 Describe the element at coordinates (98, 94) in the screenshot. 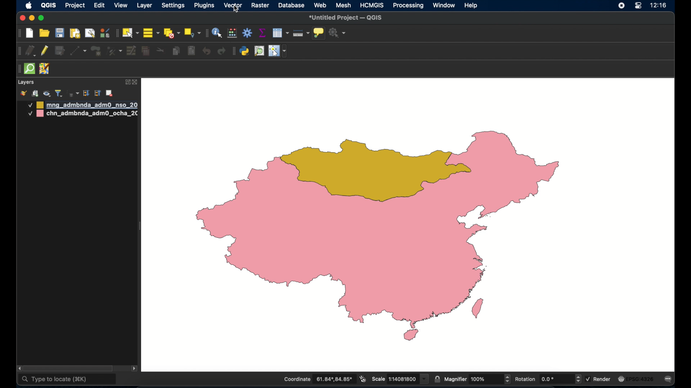

I see `collapse all ` at that location.